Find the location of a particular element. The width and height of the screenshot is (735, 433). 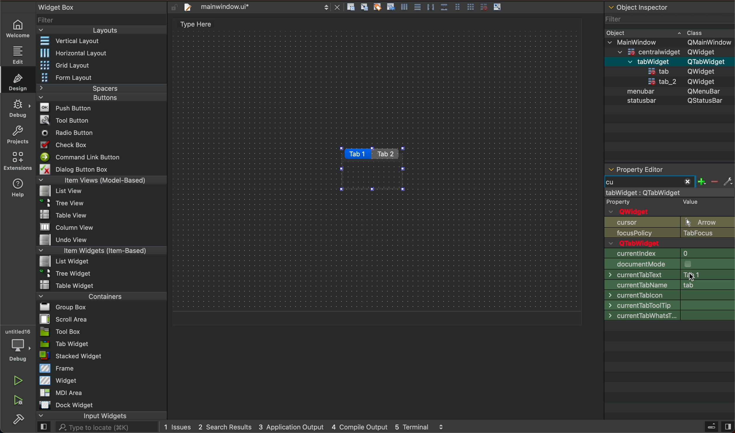

QWidget is located at coordinates (702, 81).